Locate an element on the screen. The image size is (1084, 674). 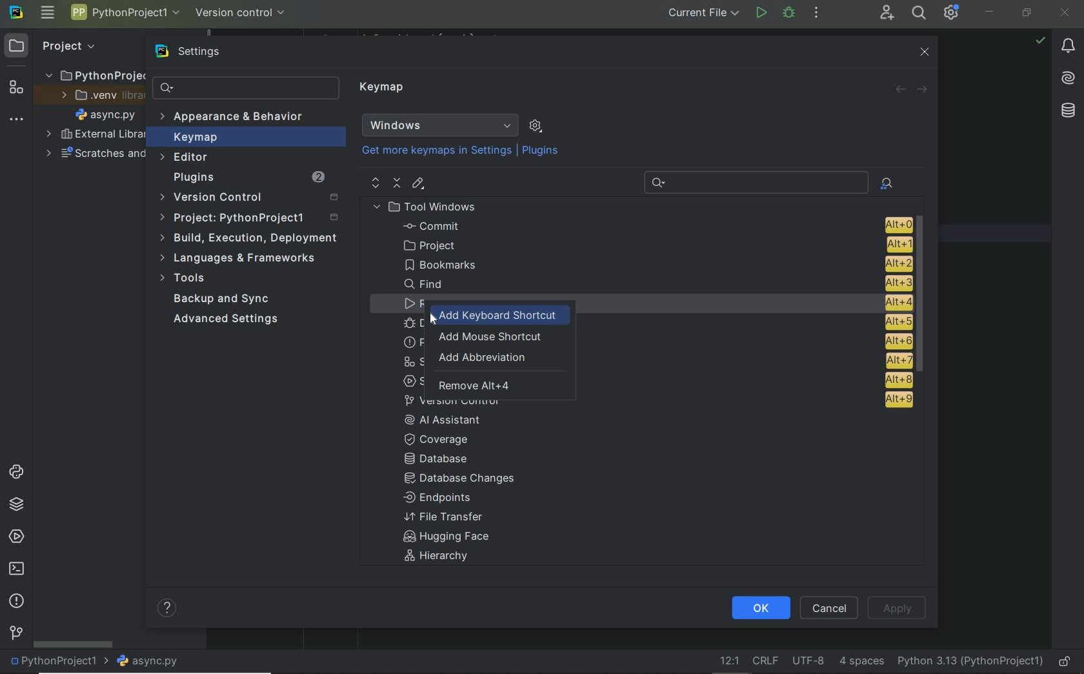
Database is located at coordinates (440, 460).